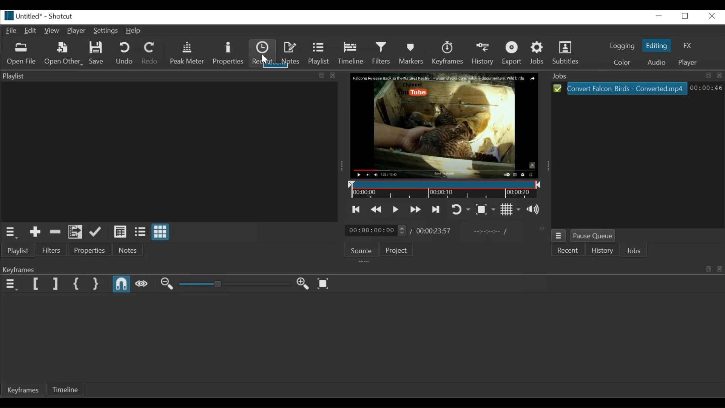  Describe the element at coordinates (56, 231) in the screenshot. I see `Remove cut` at that location.